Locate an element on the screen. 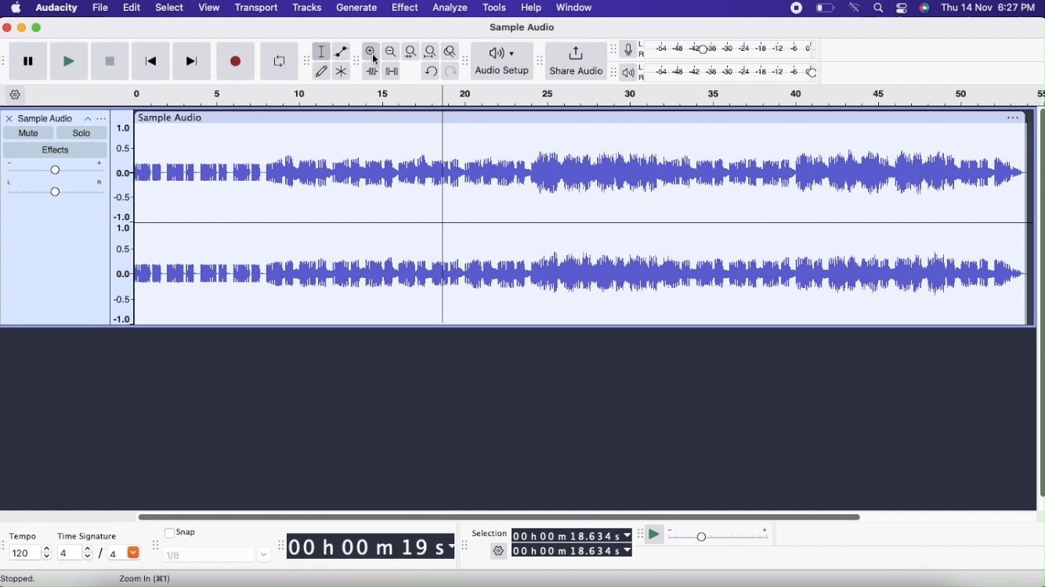  Minimize is located at coordinates (23, 29).